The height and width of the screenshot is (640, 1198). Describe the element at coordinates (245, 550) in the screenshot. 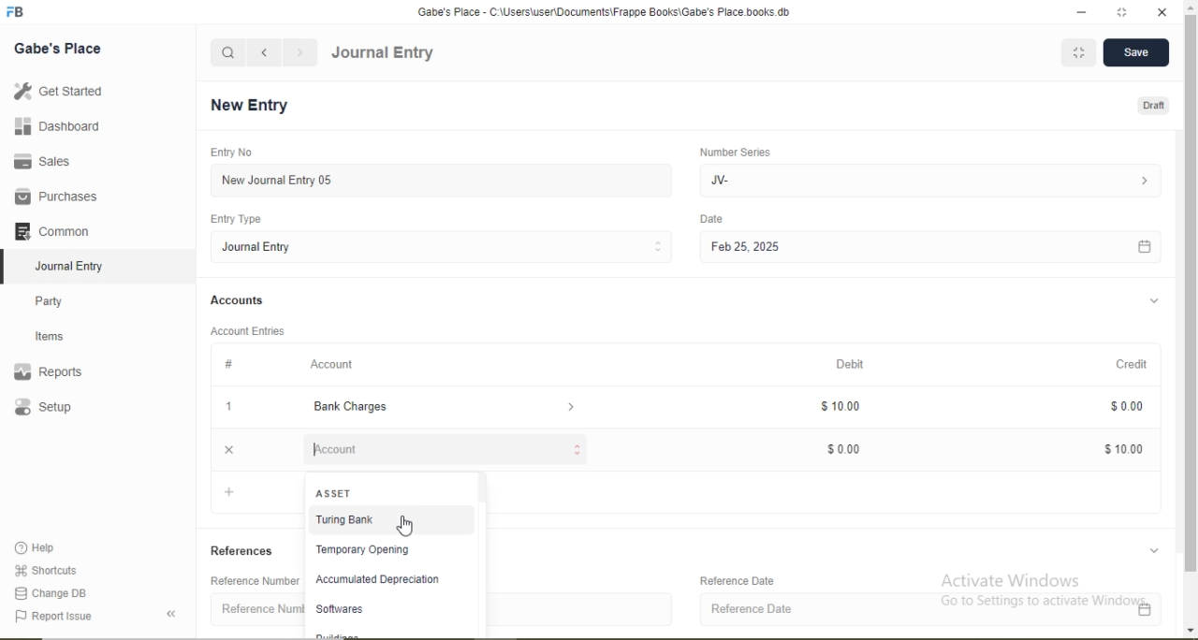

I see `References.` at that location.